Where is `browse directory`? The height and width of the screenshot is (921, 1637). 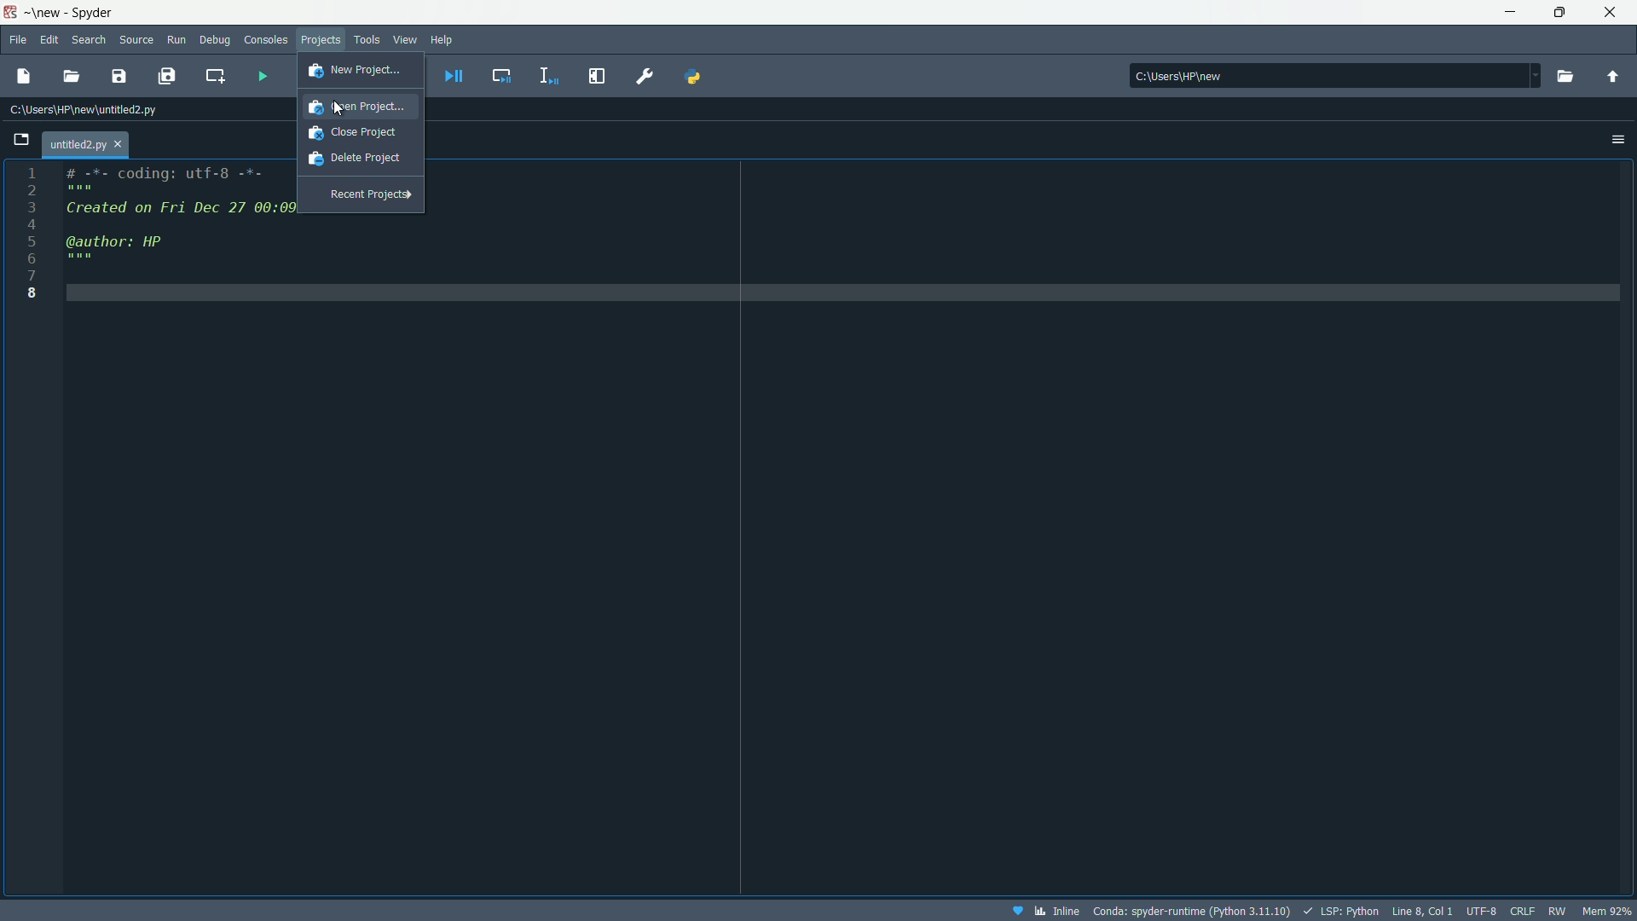
browse directory is located at coordinates (1567, 76).